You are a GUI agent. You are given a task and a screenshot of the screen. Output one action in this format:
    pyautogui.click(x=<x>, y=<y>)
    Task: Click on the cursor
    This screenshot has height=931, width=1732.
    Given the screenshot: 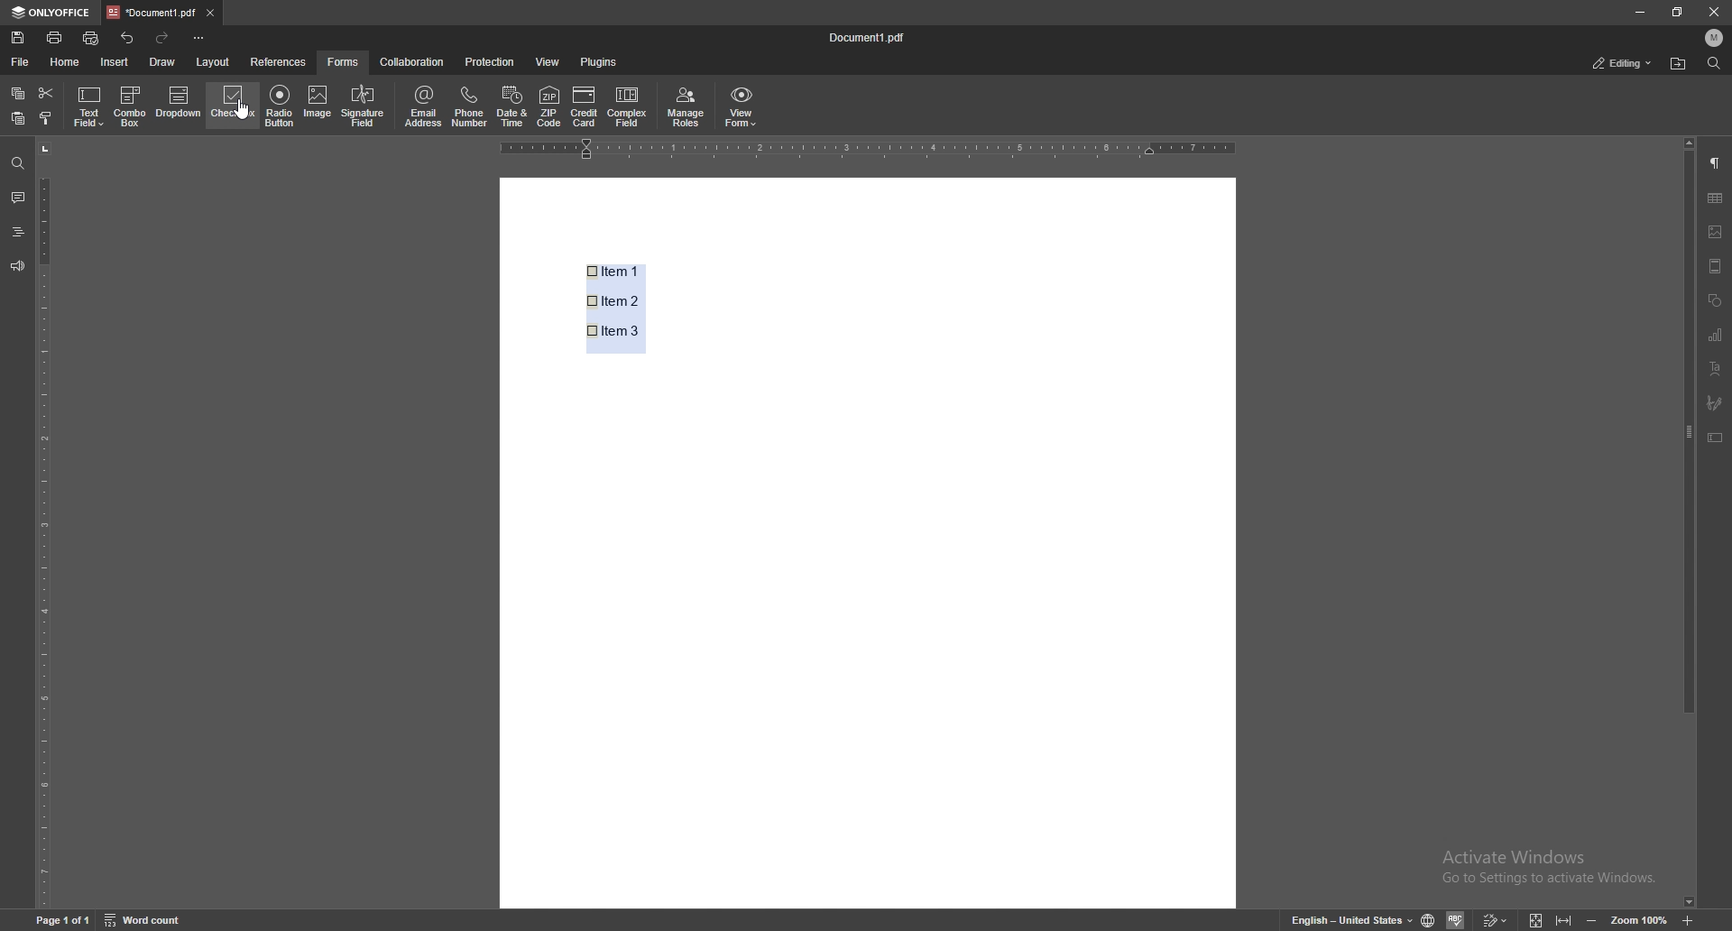 What is the action you would take?
    pyautogui.click(x=252, y=120)
    